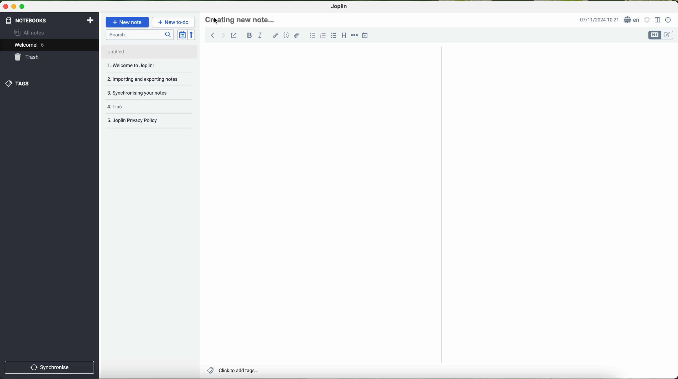  Describe the element at coordinates (599, 19) in the screenshot. I see `date and hour` at that location.